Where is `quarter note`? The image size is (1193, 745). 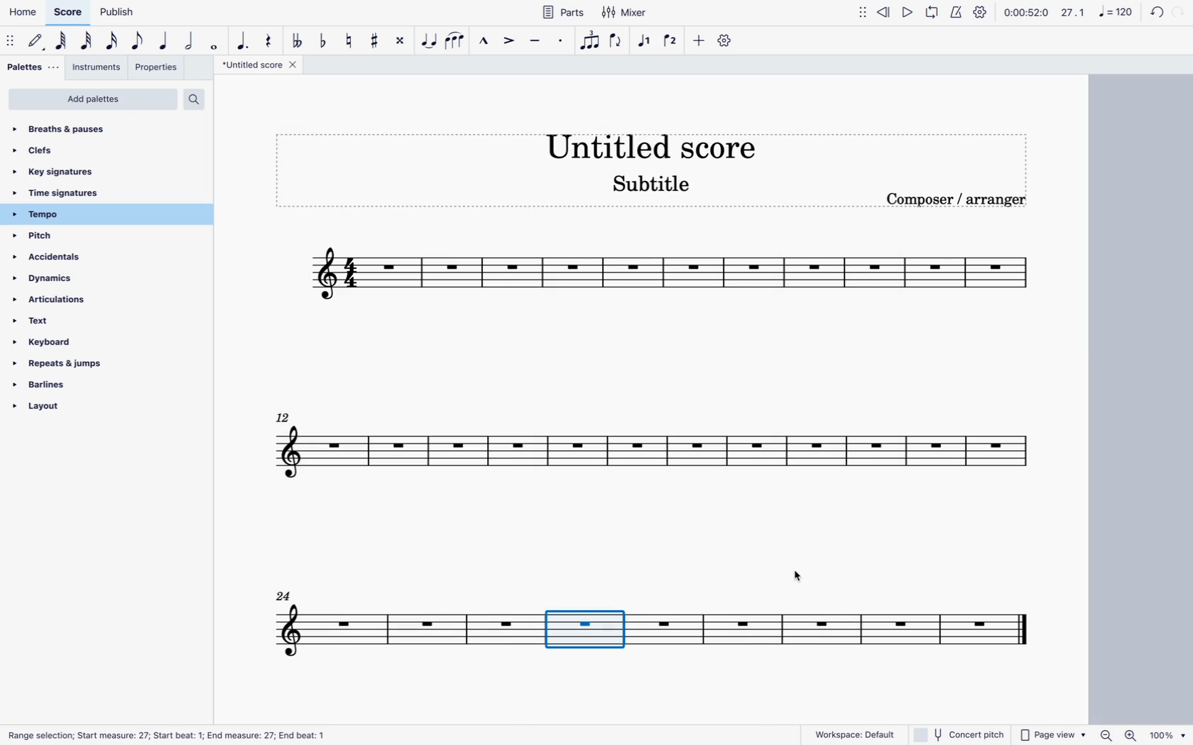
quarter note is located at coordinates (165, 40).